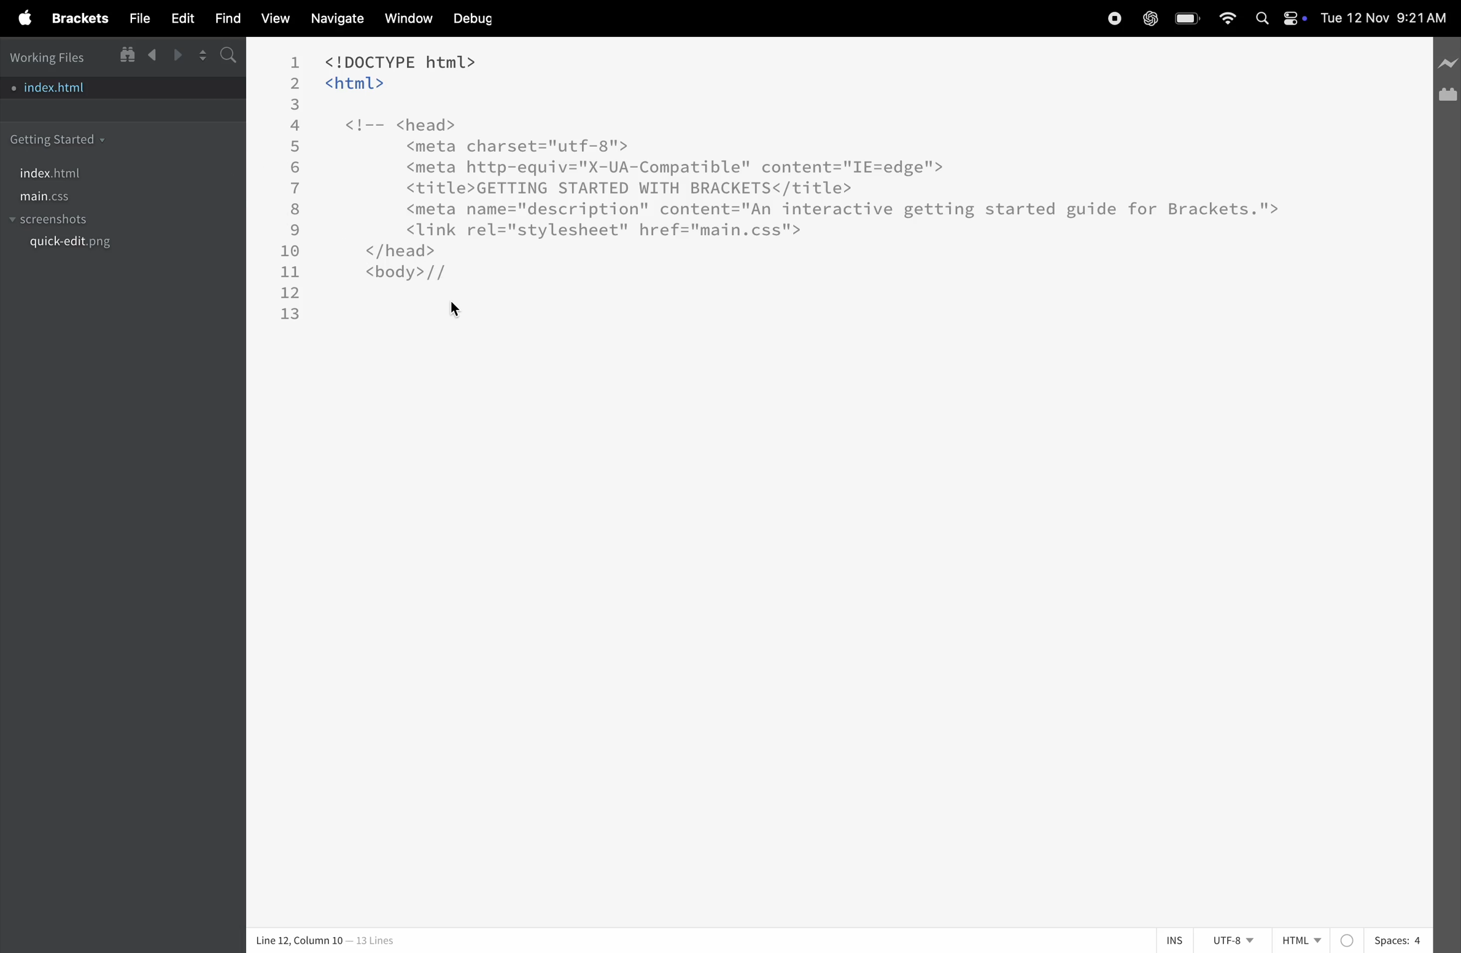 The width and height of the screenshot is (1461, 953). What do you see at coordinates (97, 84) in the screenshot?
I see `index.html` at bounding box center [97, 84].